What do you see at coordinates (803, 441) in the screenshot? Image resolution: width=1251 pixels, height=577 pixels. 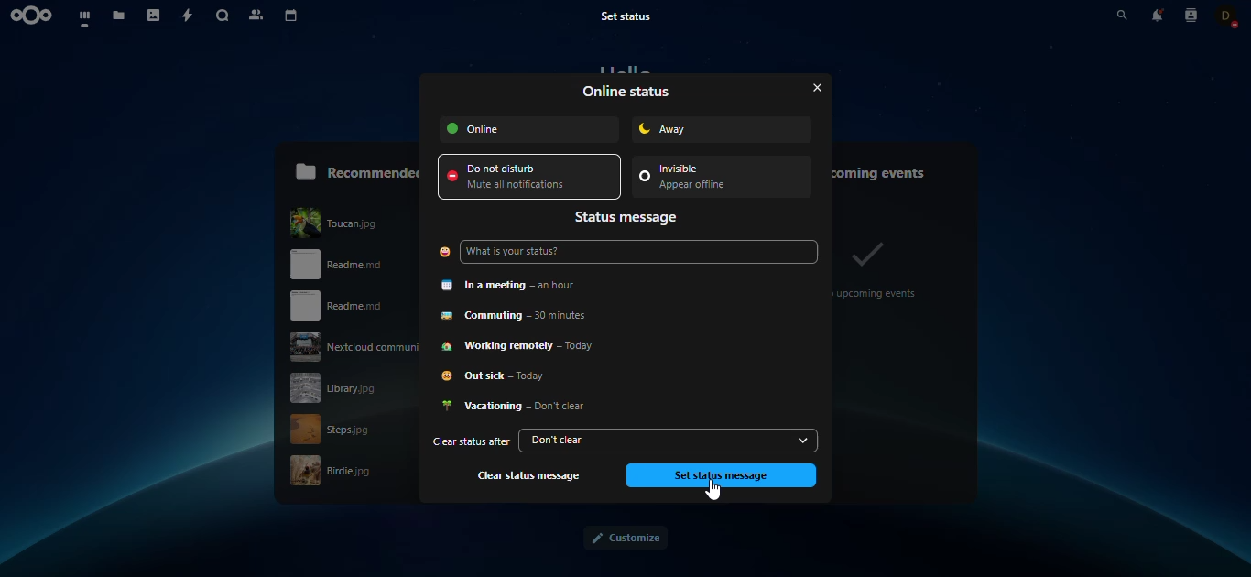 I see `drop down` at bounding box center [803, 441].